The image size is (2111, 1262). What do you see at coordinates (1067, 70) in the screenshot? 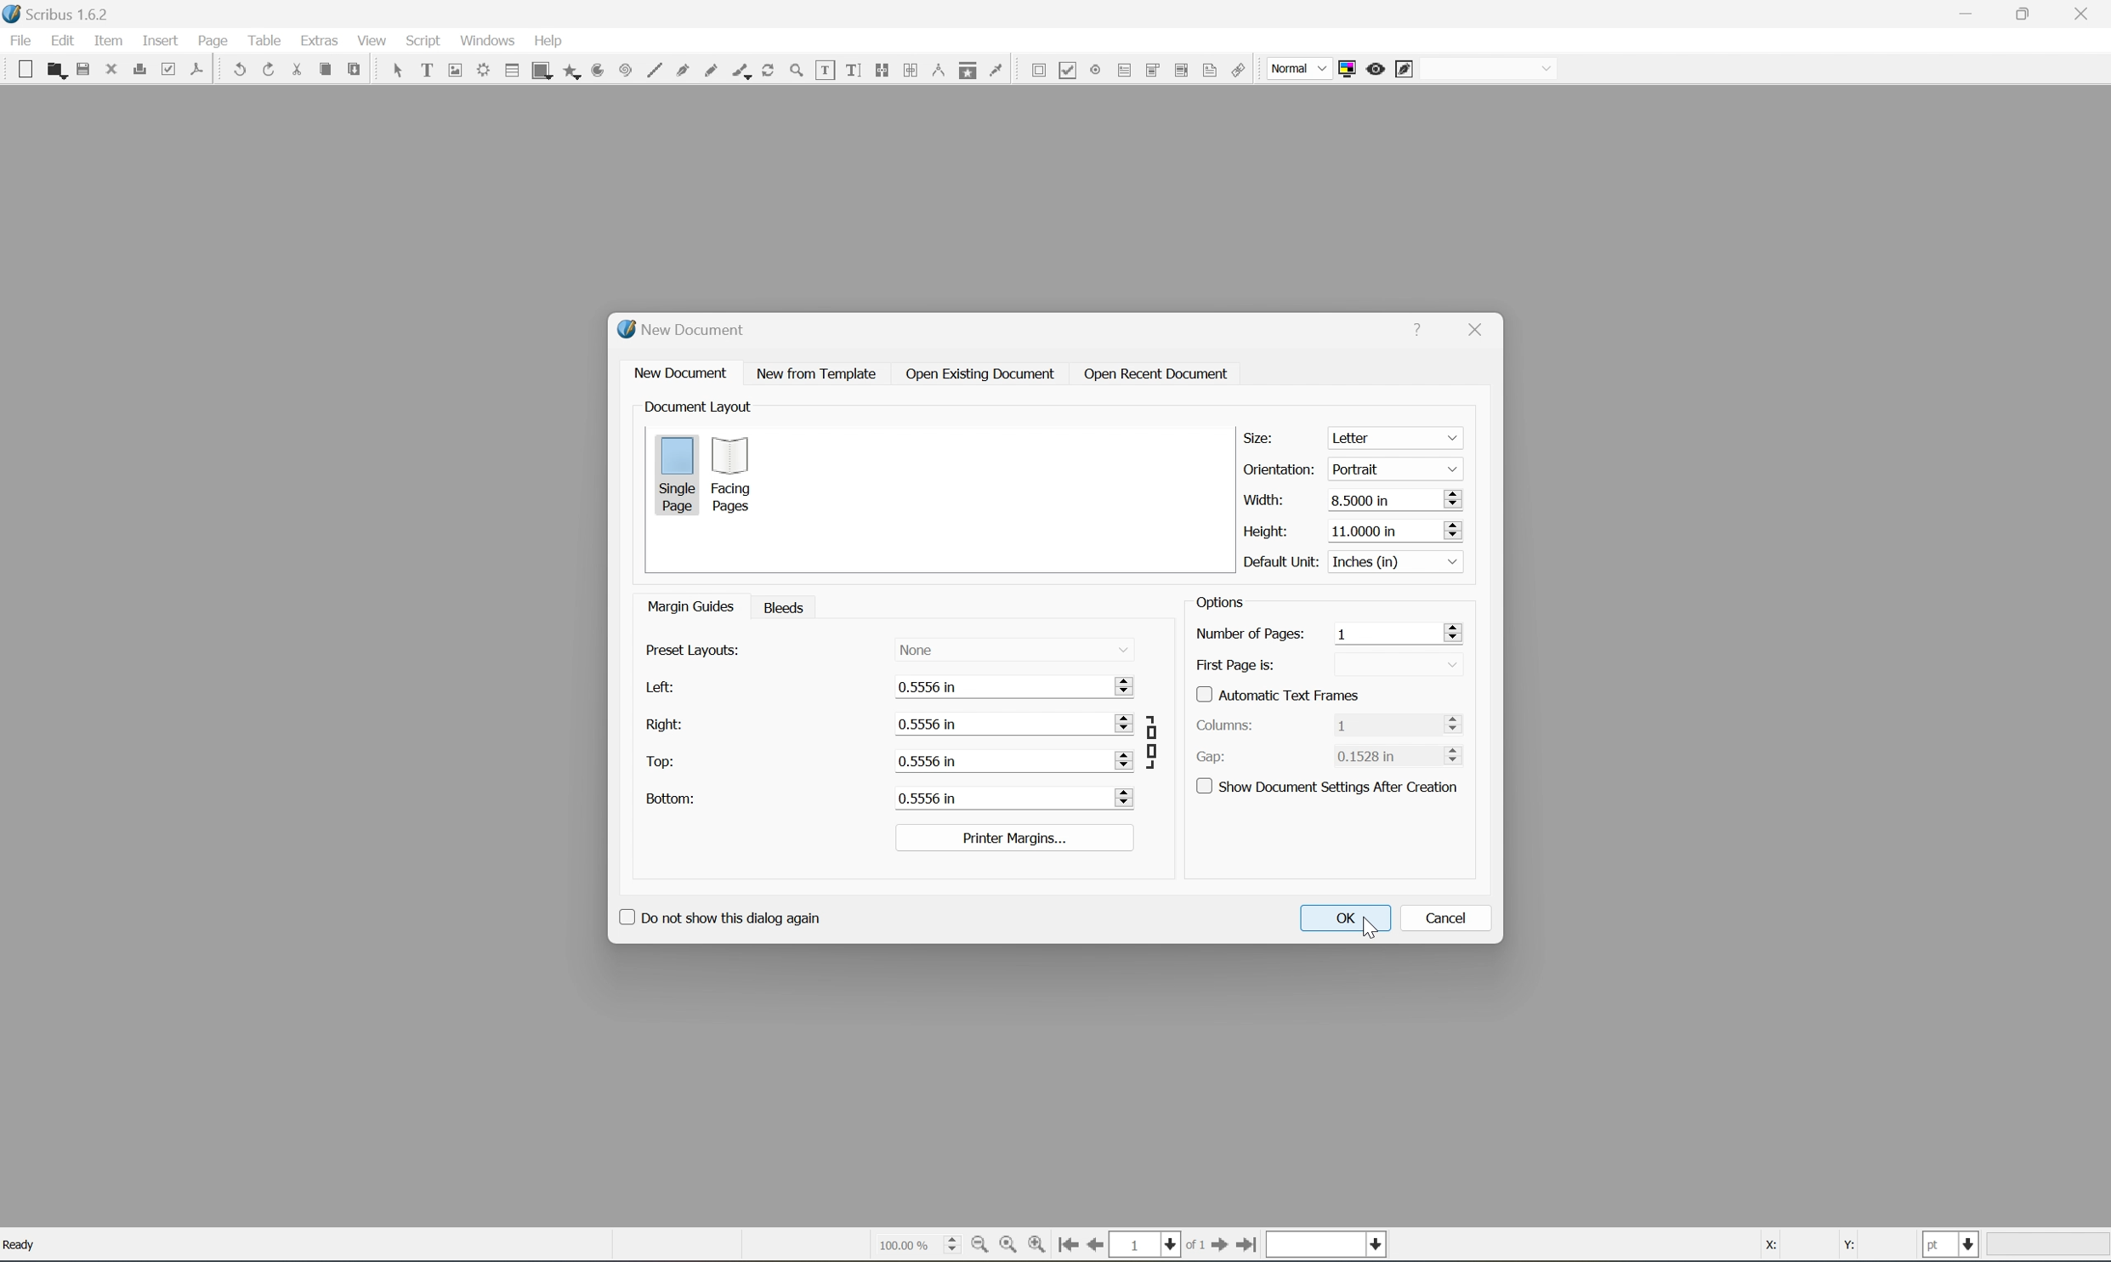
I see `pdf checkbox` at bounding box center [1067, 70].